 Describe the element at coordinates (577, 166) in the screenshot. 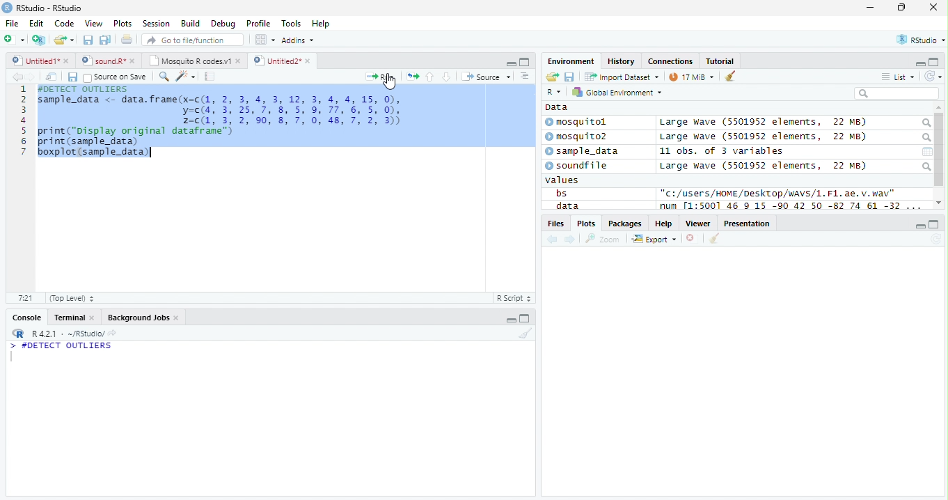

I see `soundfile` at that location.